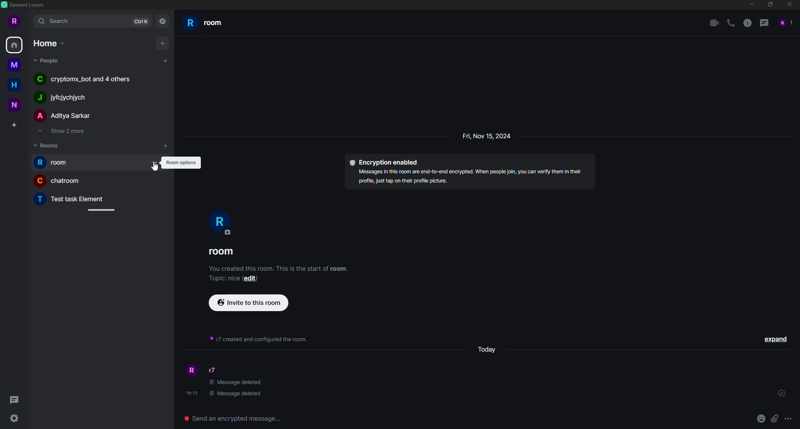 This screenshot has width=800, height=429. I want to click on people, so click(48, 61).